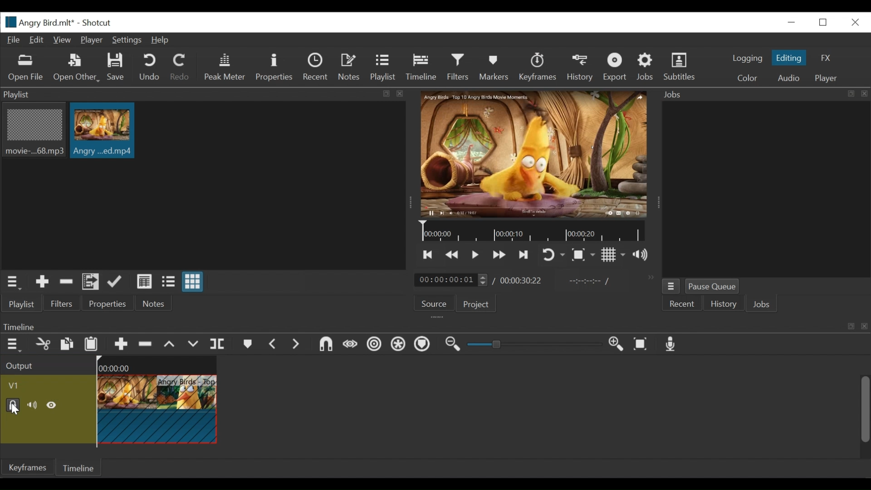 This screenshot has height=490, width=871. What do you see at coordinates (248, 344) in the screenshot?
I see `Markers` at bounding box center [248, 344].